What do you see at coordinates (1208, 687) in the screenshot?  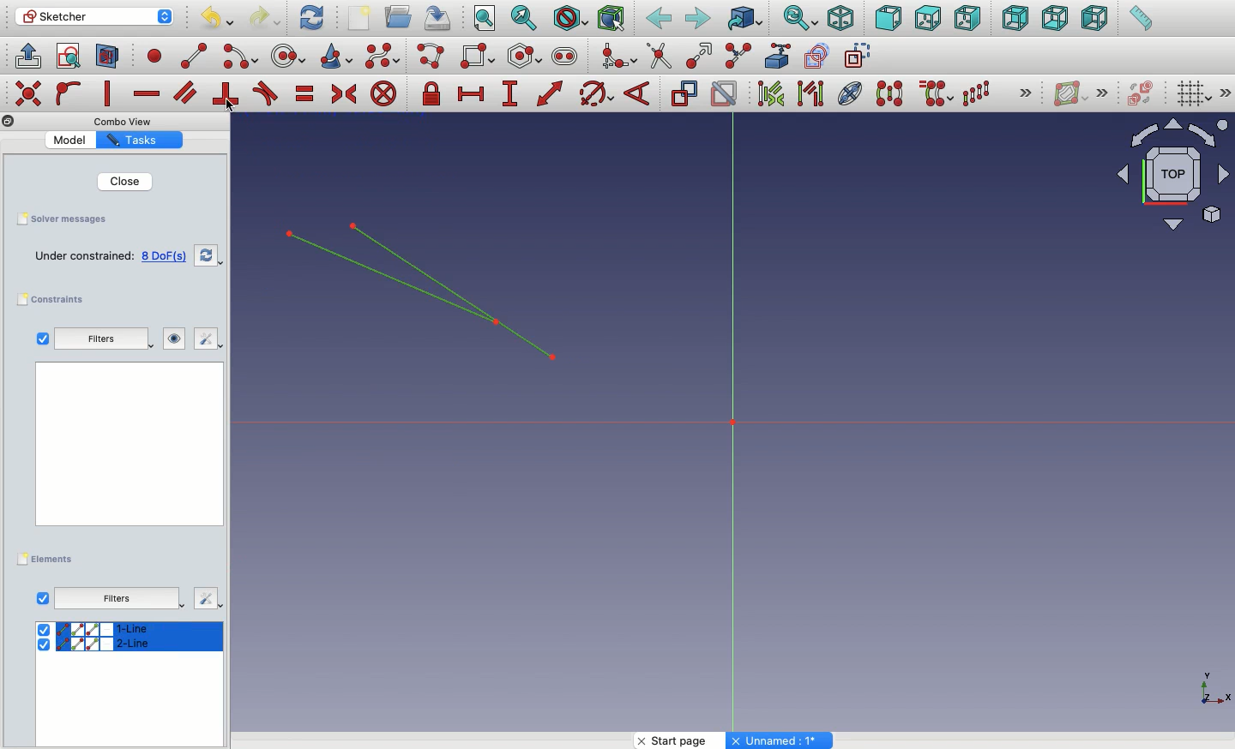 I see `` at bounding box center [1208, 687].